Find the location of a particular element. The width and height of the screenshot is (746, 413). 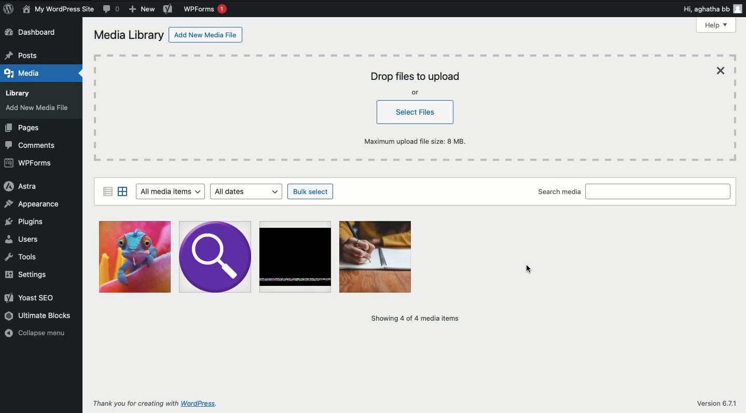

Thank you for creating with WordPress is located at coordinates (156, 404).